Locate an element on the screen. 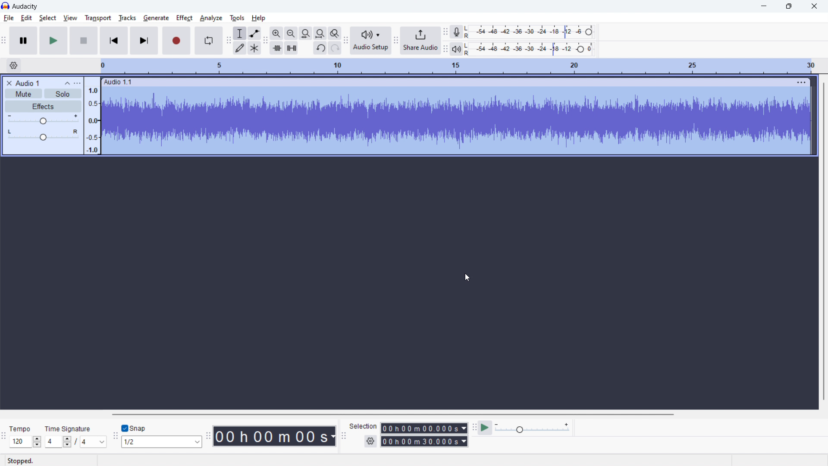 This screenshot has height=466, width=828. multi tool is located at coordinates (254, 47).